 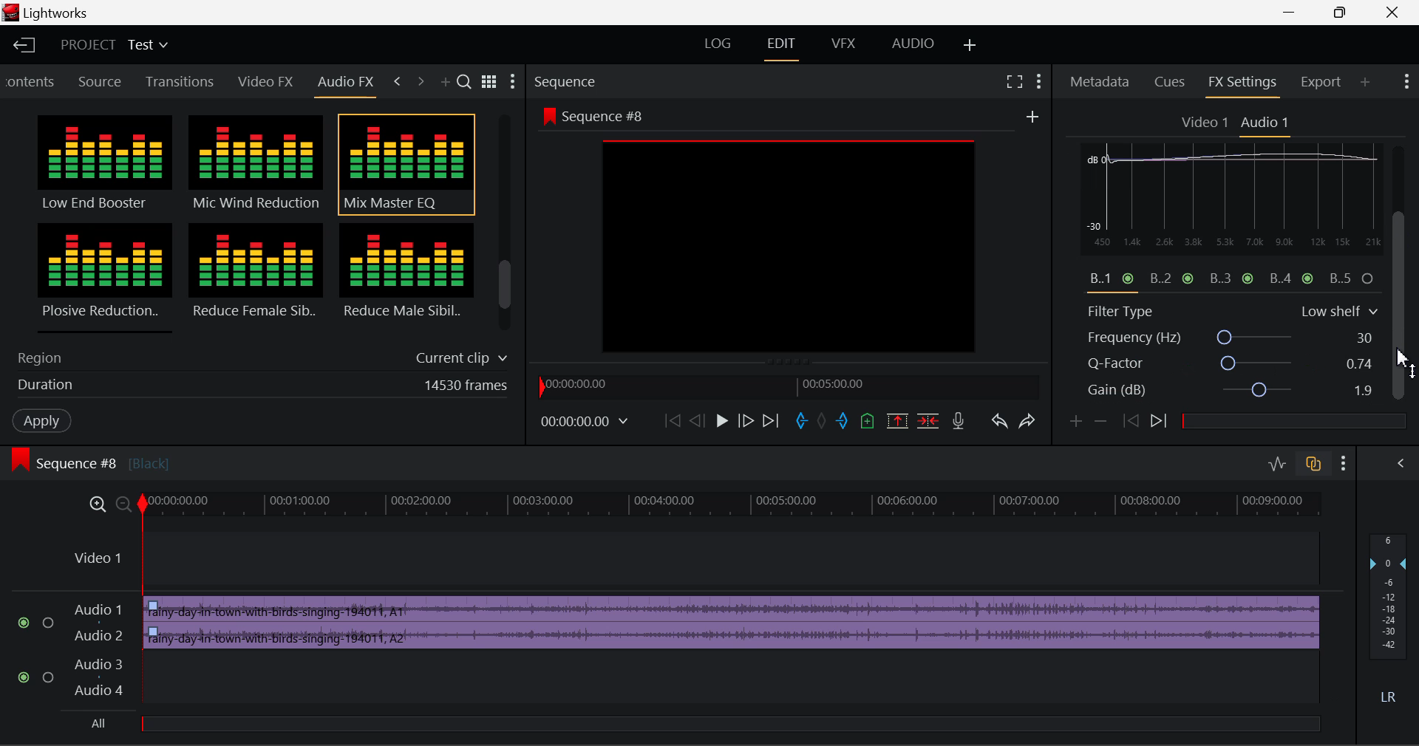 I want to click on Remove all marks, so click(x=825, y=422).